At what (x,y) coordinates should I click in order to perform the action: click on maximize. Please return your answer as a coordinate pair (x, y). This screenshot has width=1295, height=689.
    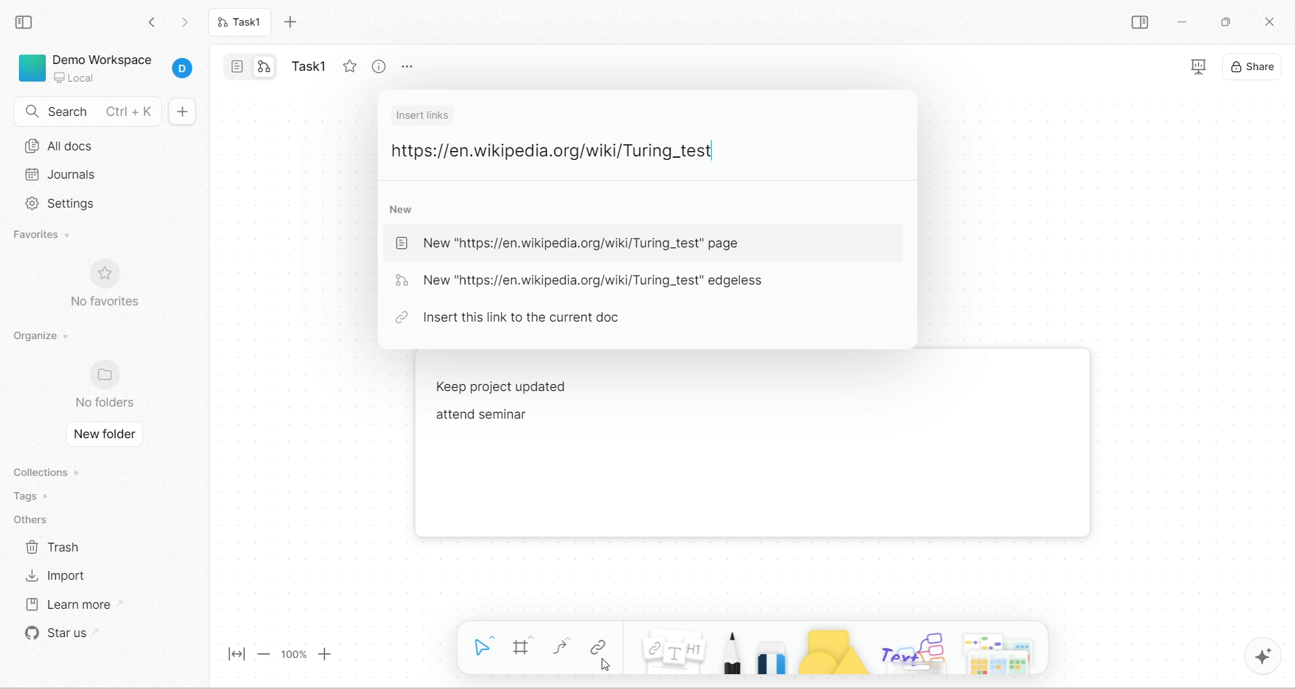
    Looking at the image, I should click on (1224, 21).